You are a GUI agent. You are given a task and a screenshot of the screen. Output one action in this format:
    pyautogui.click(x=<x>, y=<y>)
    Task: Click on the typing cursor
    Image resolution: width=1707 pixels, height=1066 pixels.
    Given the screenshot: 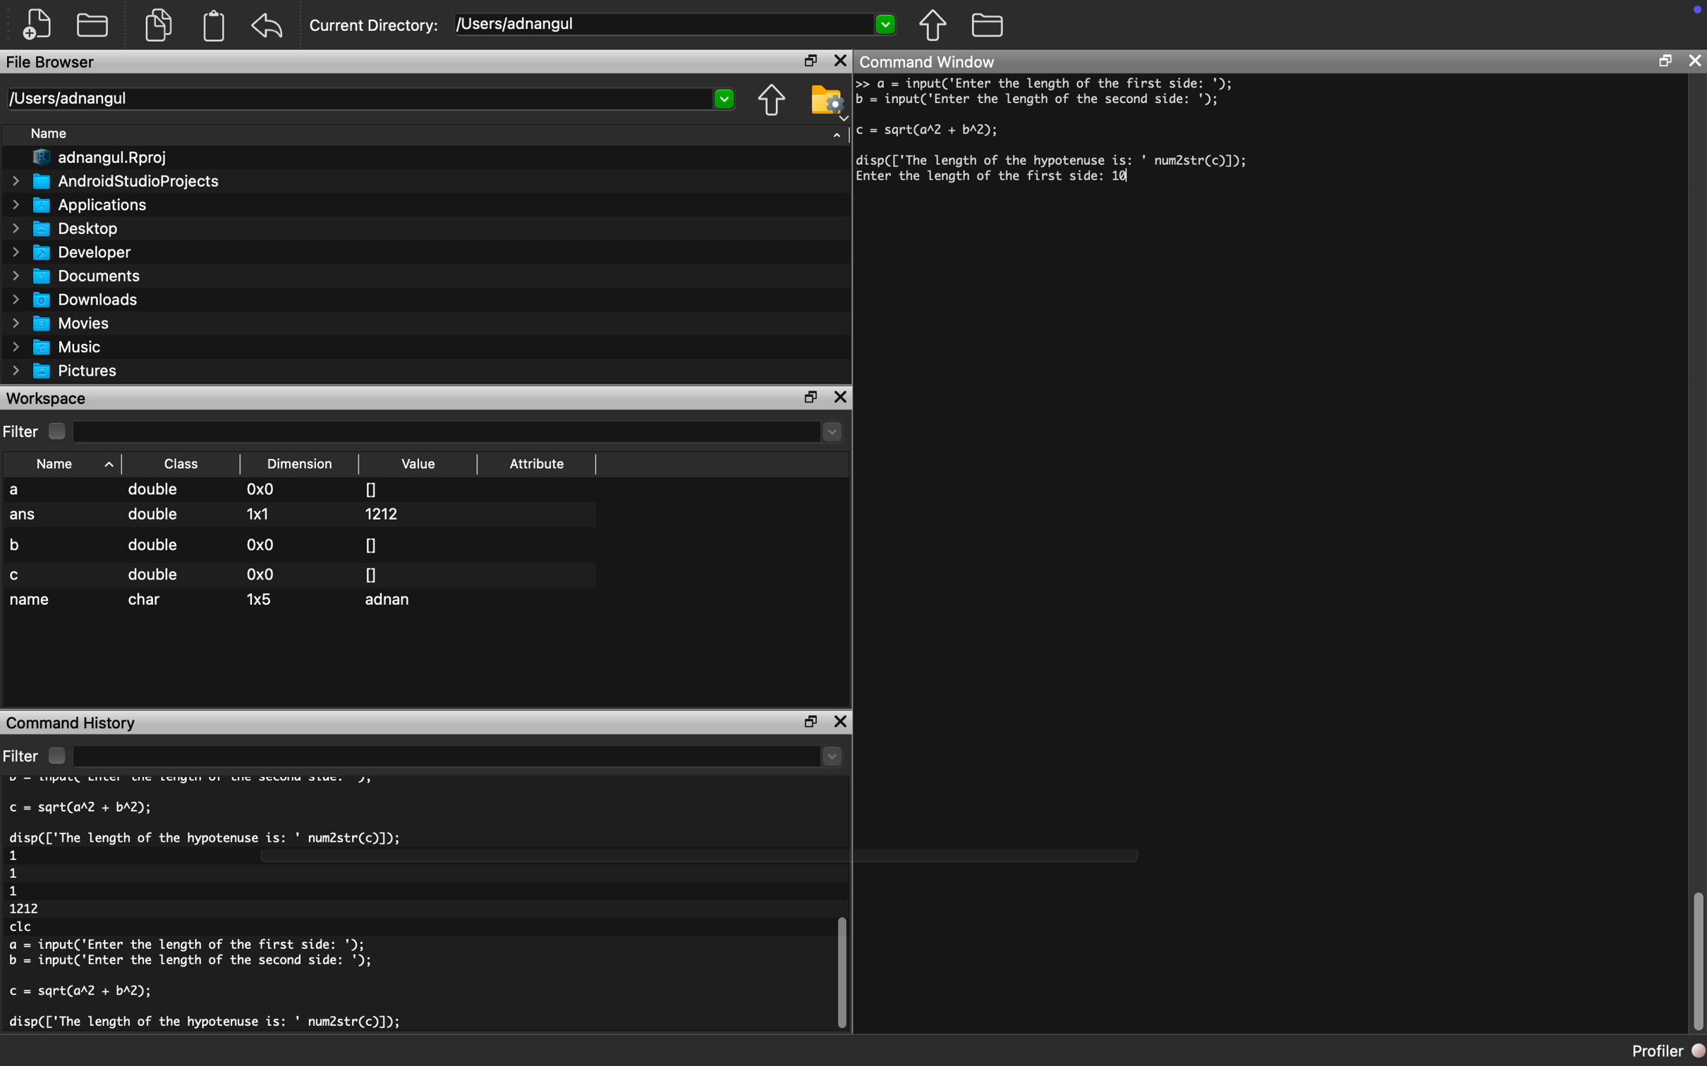 What is the action you would take?
    pyautogui.click(x=1131, y=181)
    